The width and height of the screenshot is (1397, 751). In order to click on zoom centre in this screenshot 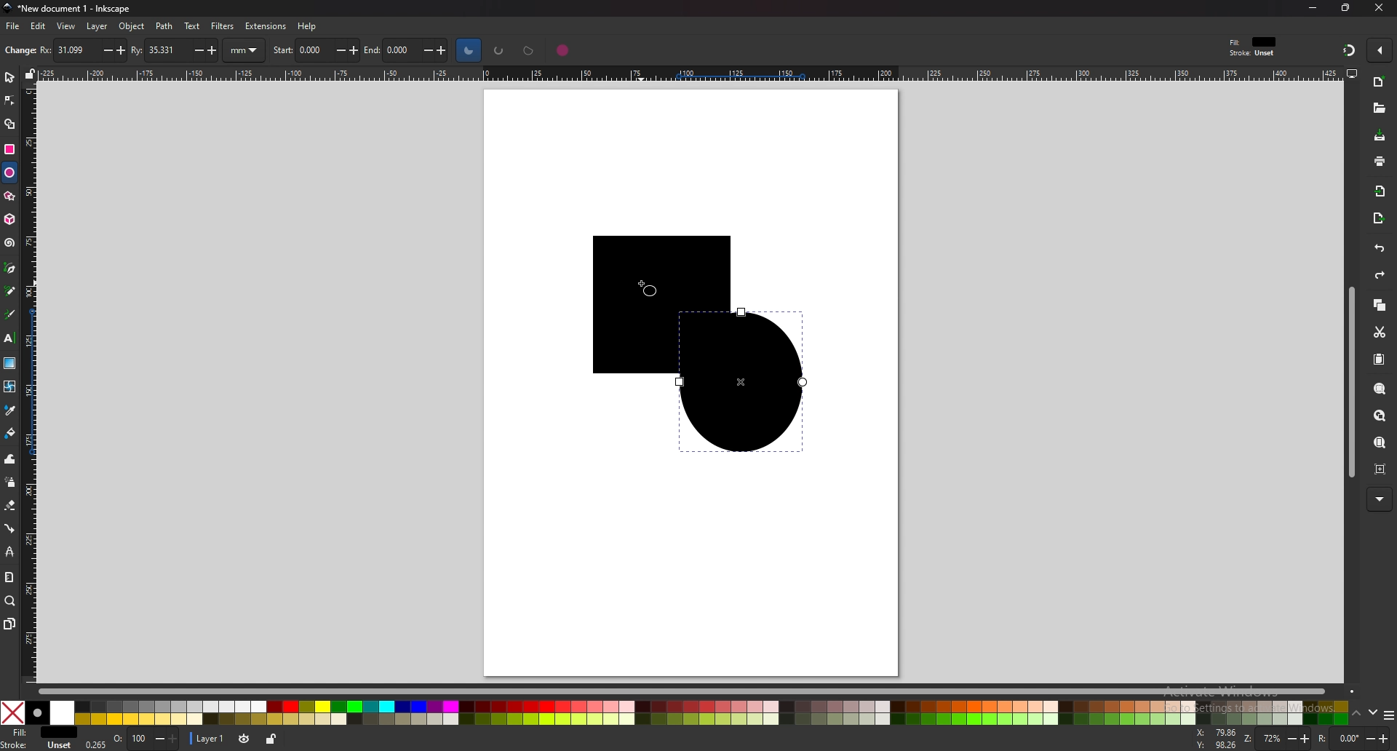, I will do `click(1380, 468)`.